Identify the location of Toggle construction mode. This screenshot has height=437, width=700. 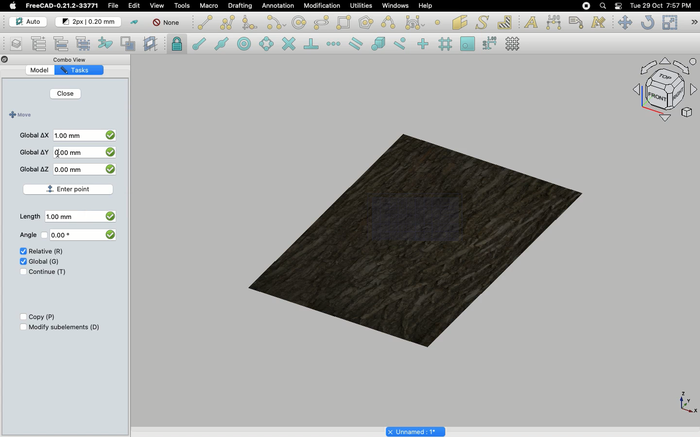
(135, 22).